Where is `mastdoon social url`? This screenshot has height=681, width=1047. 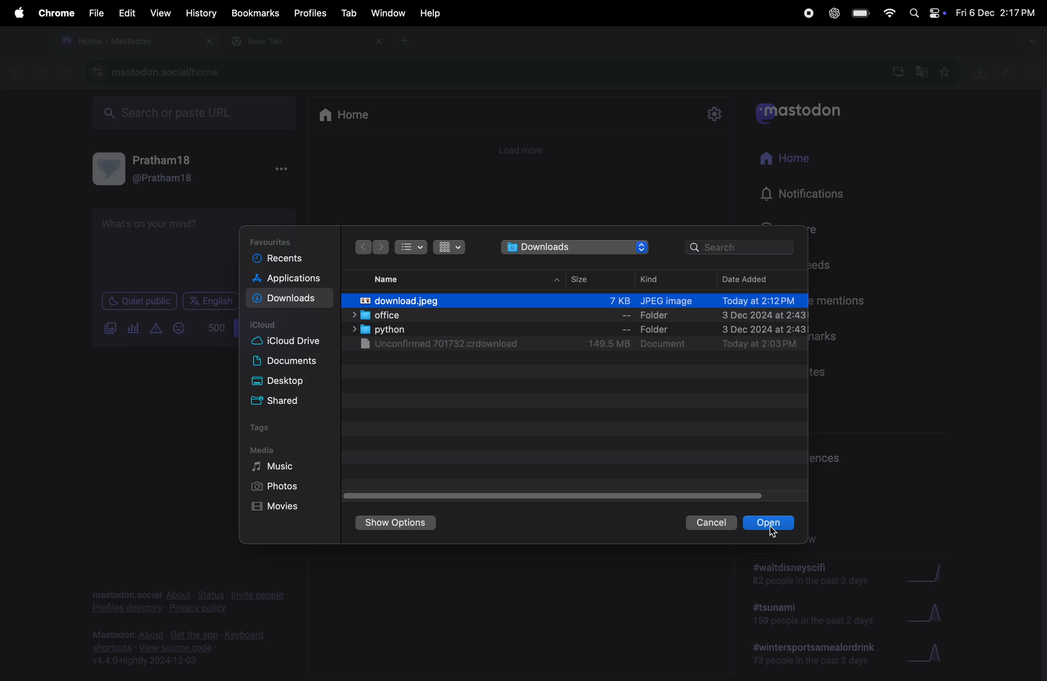 mastdoon social url is located at coordinates (157, 71).